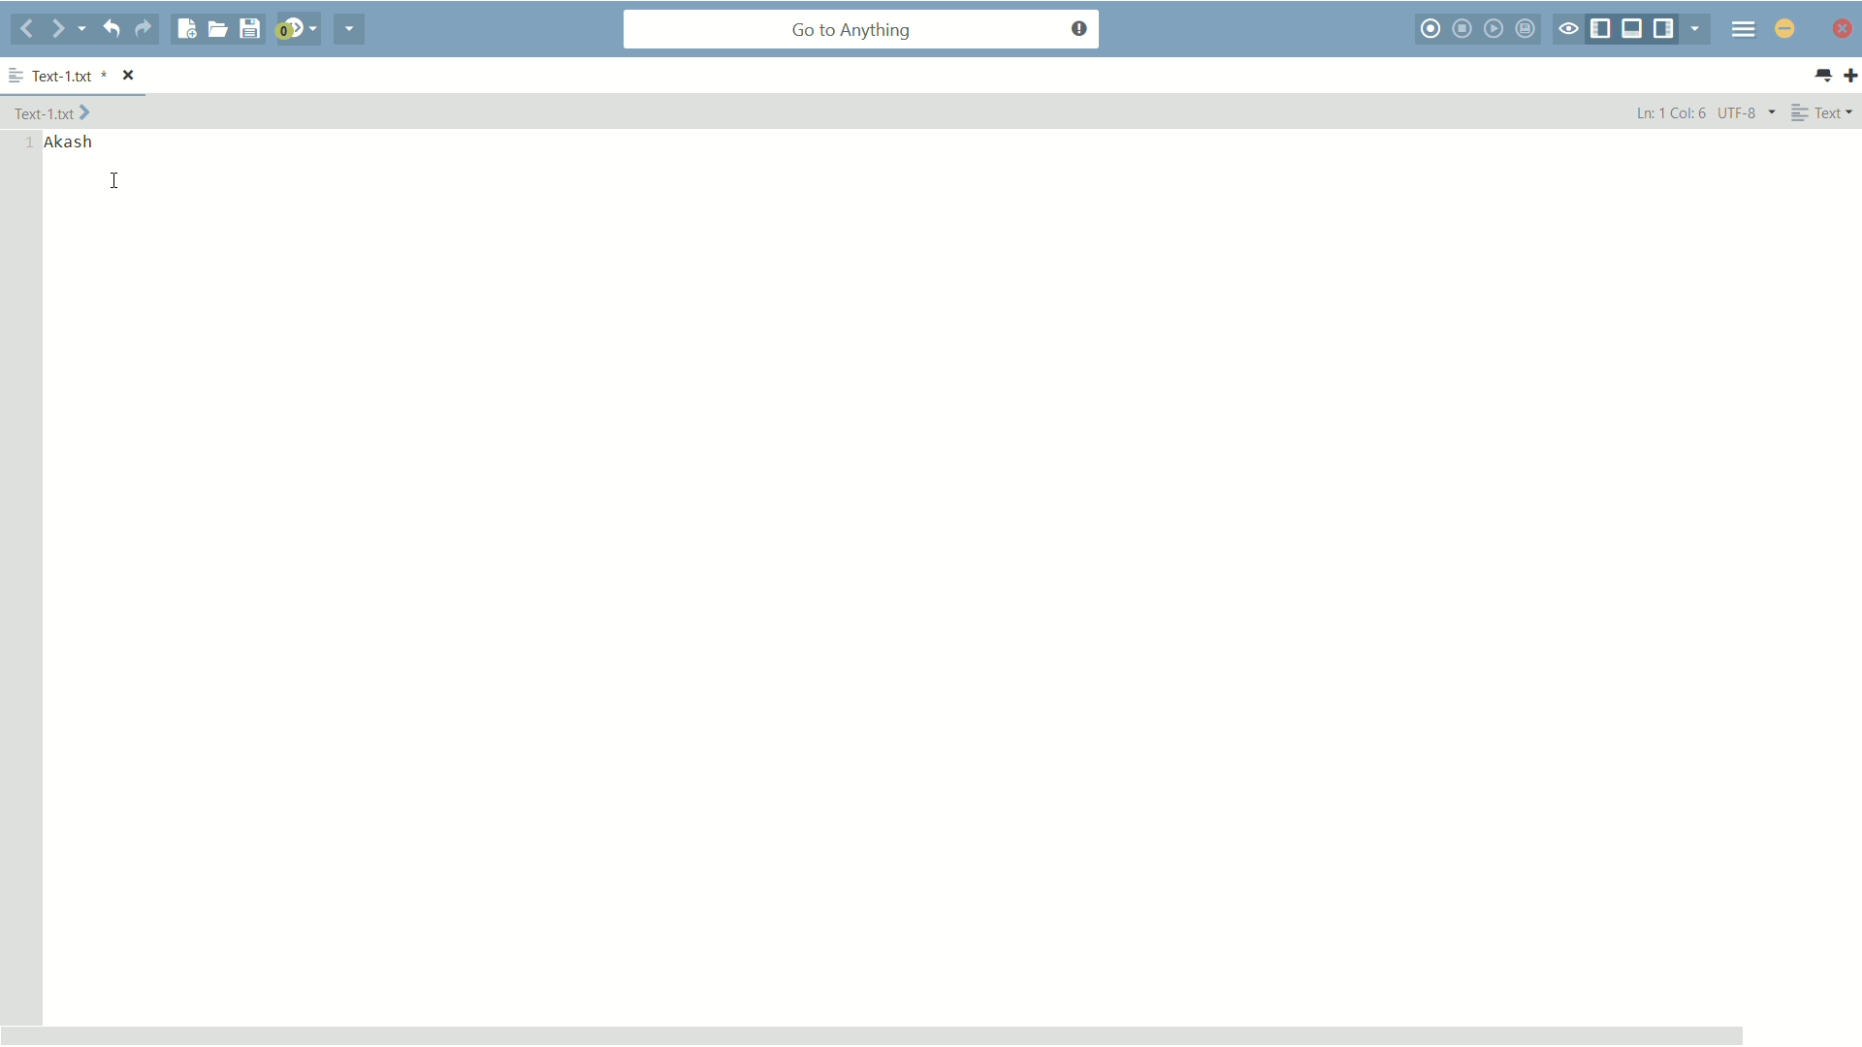  What do you see at coordinates (68, 29) in the screenshot?
I see `forward` at bounding box center [68, 29].